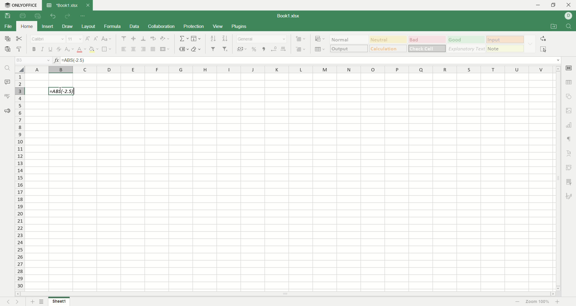 This screenshot has height=306, width=576. I want to click on style options, so click(530, 44).